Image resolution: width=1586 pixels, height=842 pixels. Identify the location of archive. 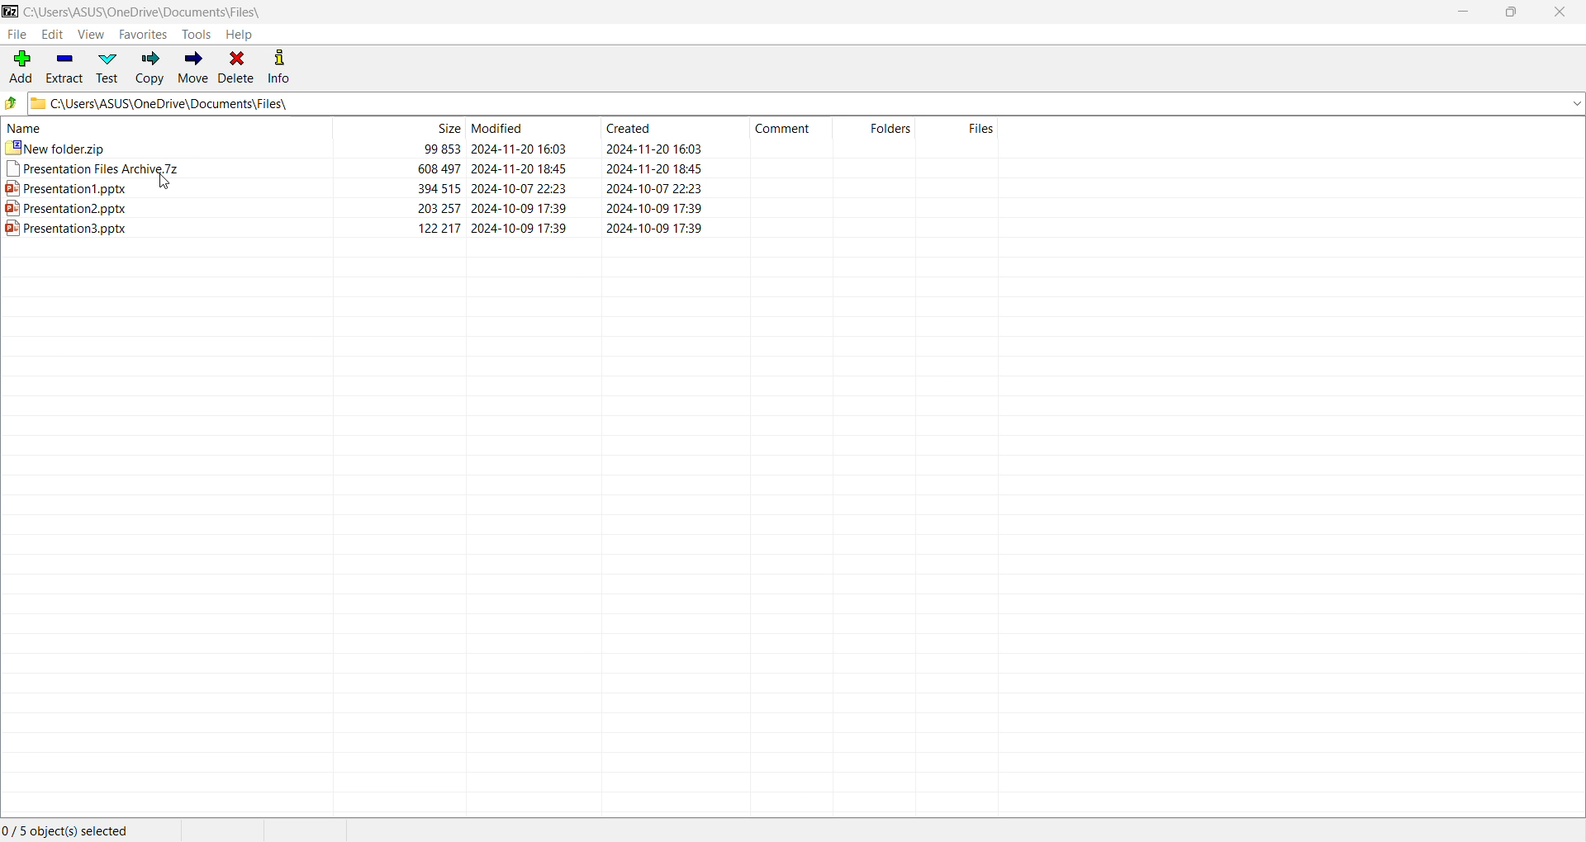
(498, 168).